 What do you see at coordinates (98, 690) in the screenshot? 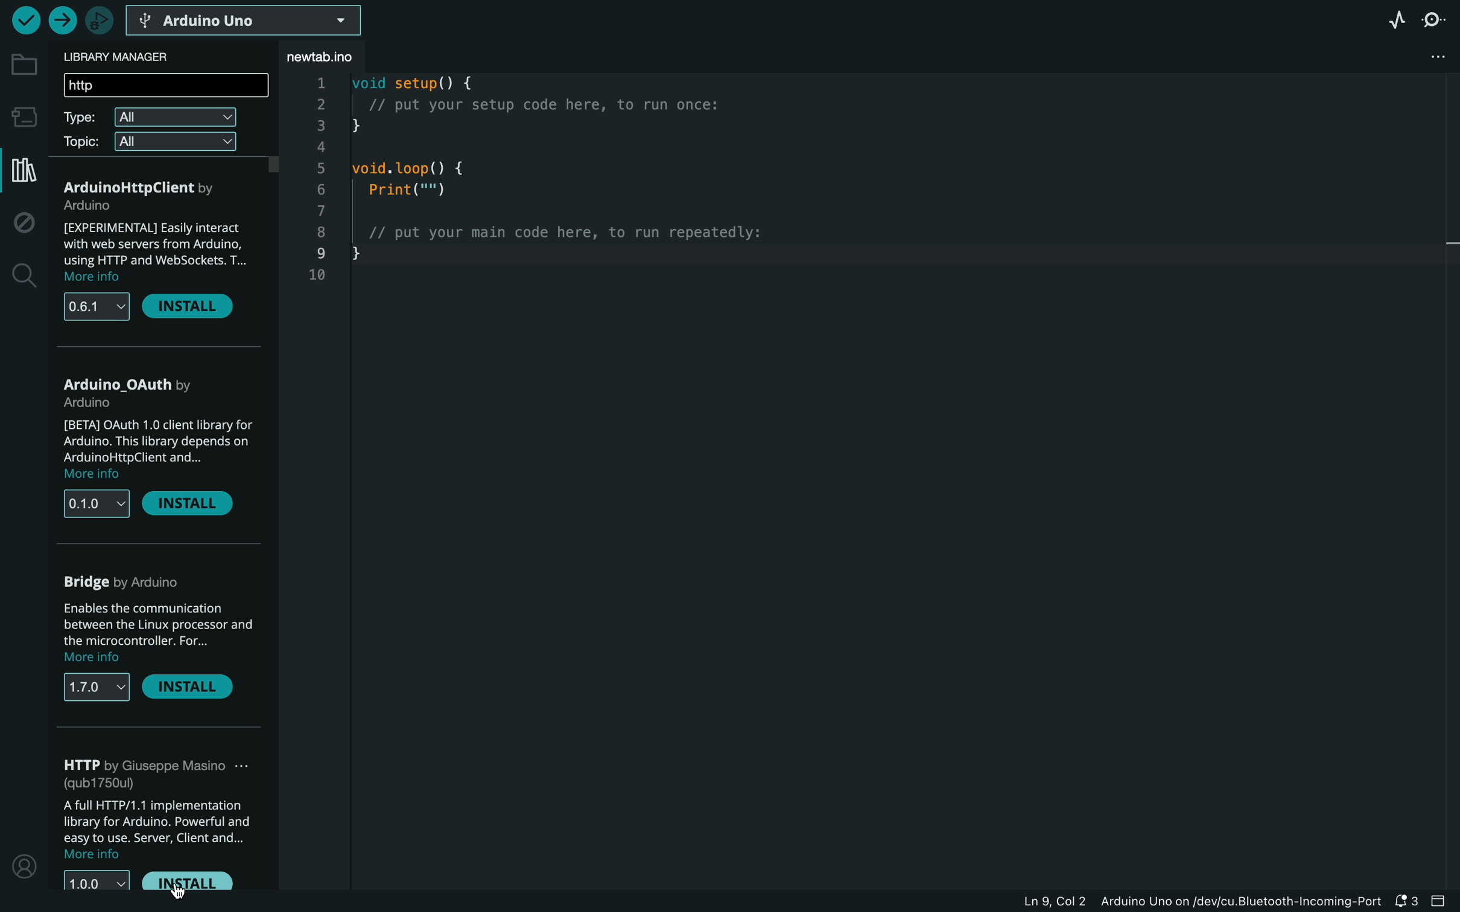
I see `versions` at bounding box center [98, 690].